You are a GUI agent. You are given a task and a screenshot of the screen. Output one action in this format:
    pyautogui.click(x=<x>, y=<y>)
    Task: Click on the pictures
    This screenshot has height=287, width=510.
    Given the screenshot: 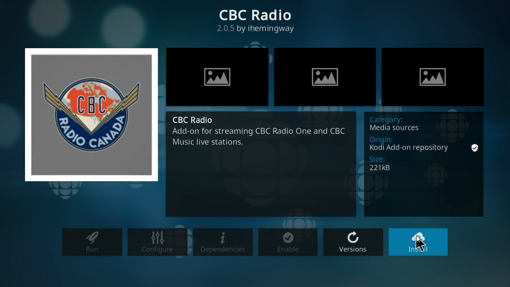 What is the action you would take?
    pyautogui.click(x=217, y=77)
    